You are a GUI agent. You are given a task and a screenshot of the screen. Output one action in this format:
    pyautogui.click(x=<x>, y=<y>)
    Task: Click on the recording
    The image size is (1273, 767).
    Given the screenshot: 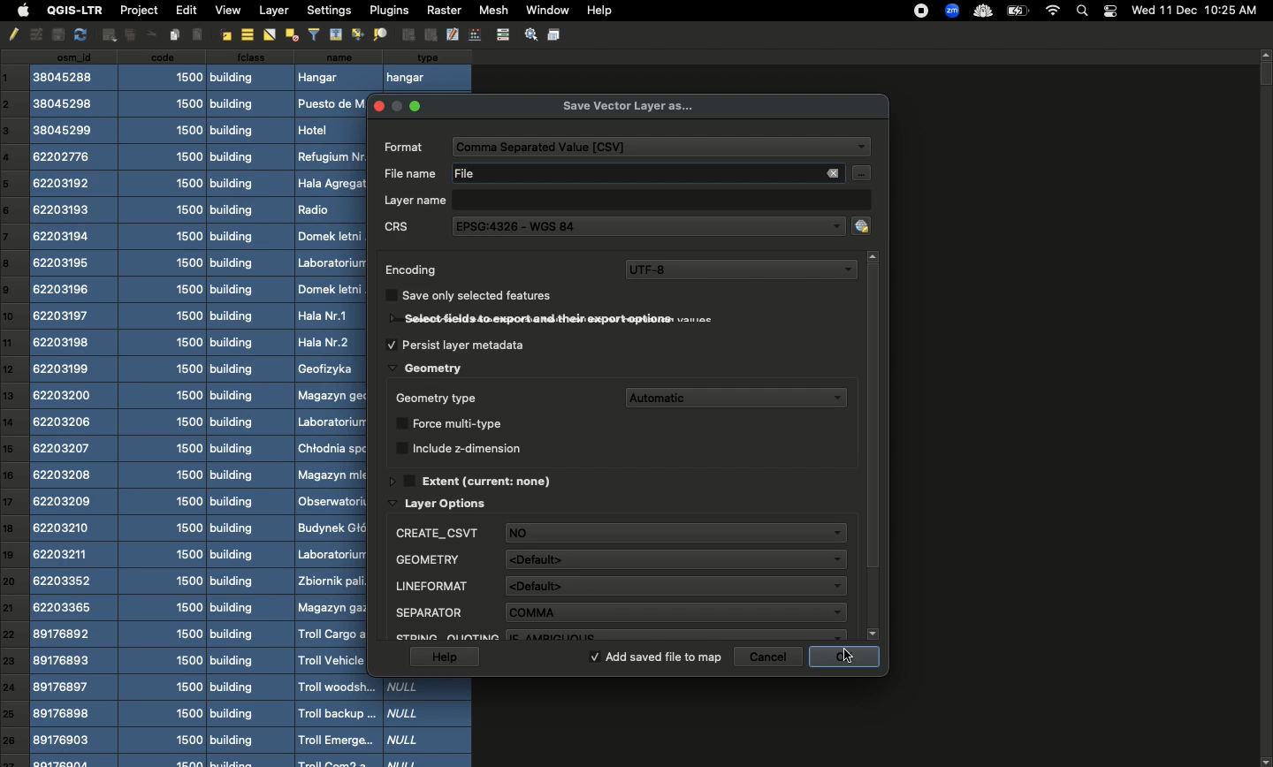 What is the action you would take?
    pyautogui.click(x=919, y=11)
    